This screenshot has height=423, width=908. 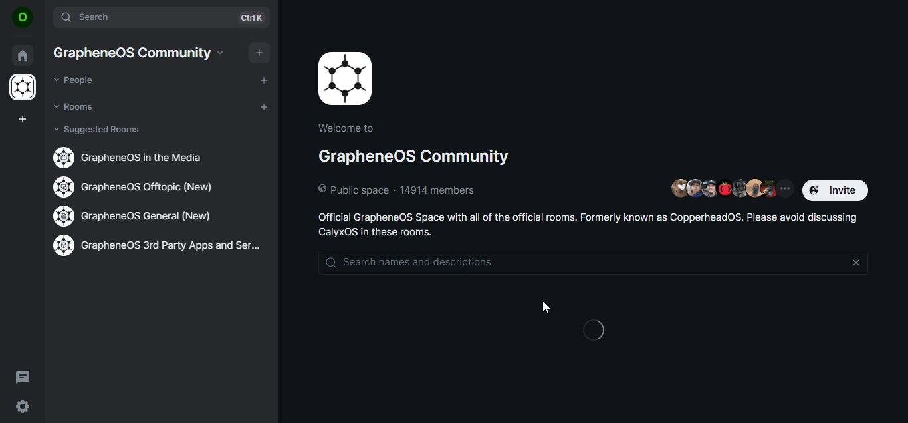 I want to click on icon, so click(x=23, y=18).